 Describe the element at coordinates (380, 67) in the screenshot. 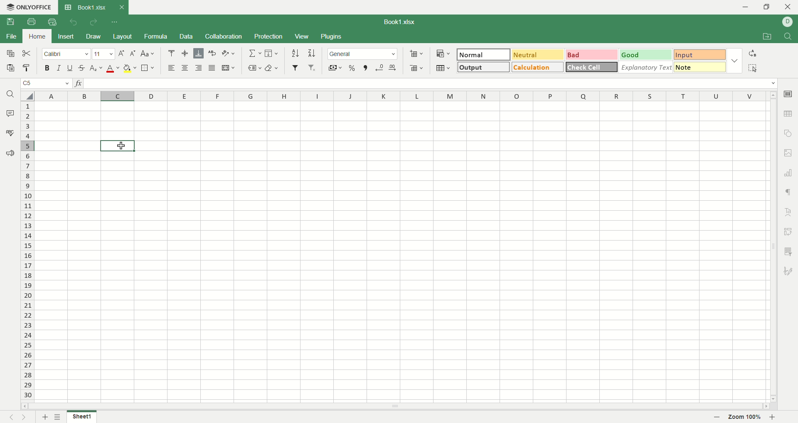

I see `decrease decimal` at that location.